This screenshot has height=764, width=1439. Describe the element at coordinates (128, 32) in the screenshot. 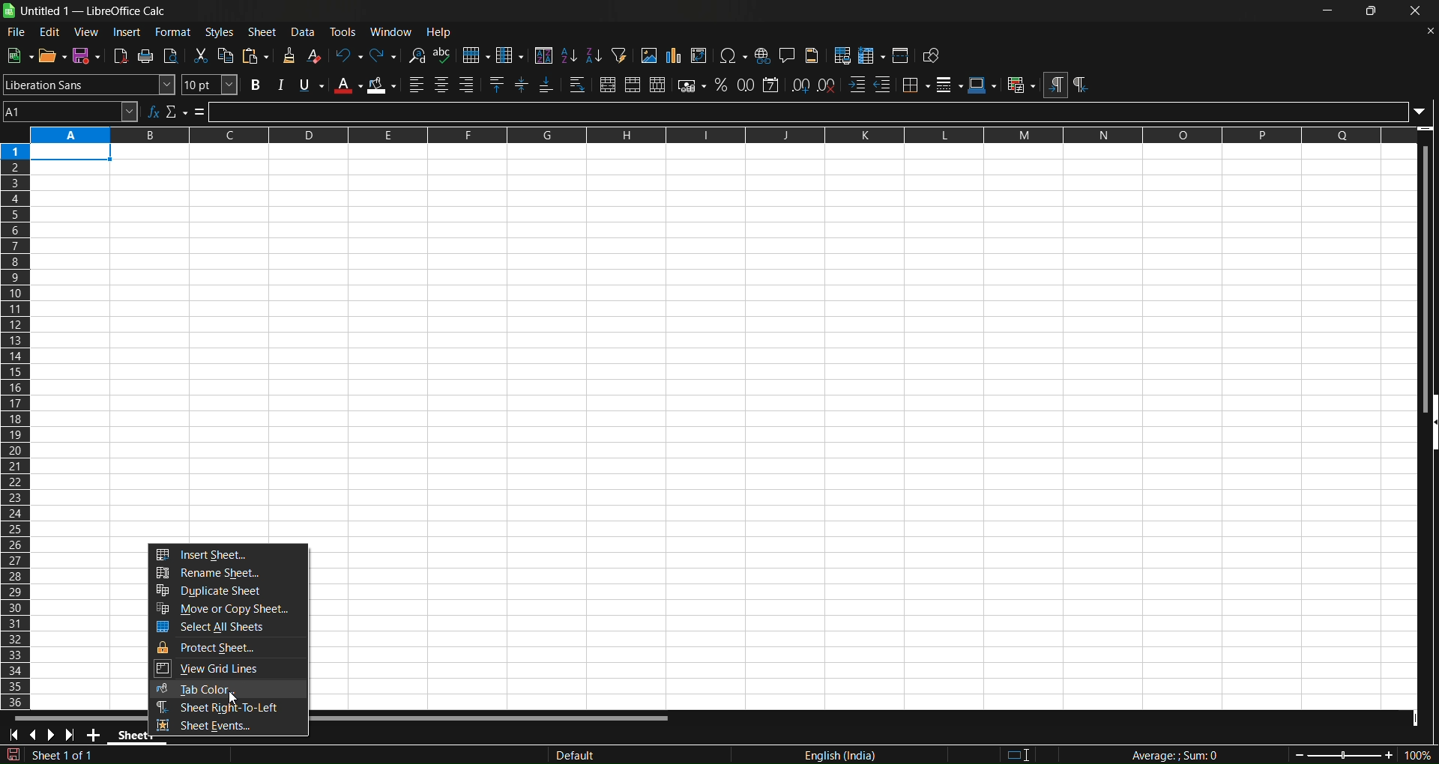

I see `insert` at that location.